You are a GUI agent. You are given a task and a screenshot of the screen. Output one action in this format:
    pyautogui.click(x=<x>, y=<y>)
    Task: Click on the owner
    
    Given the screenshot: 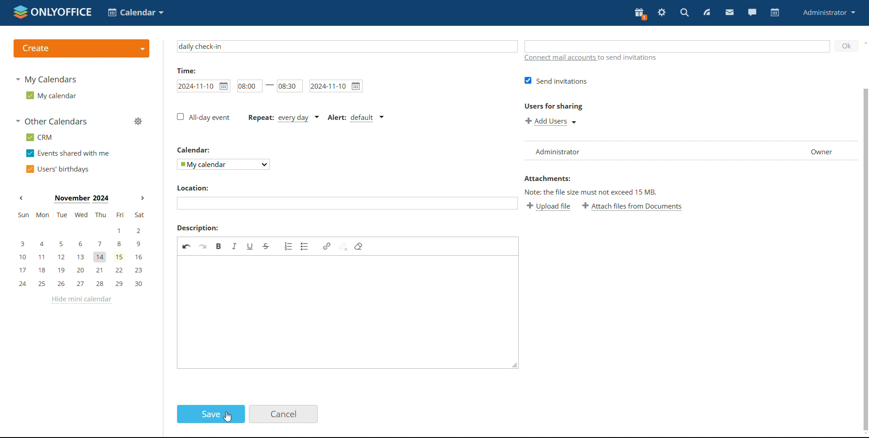 What is the action you would take?
    pyautogui.click(x=819, y=152)
    